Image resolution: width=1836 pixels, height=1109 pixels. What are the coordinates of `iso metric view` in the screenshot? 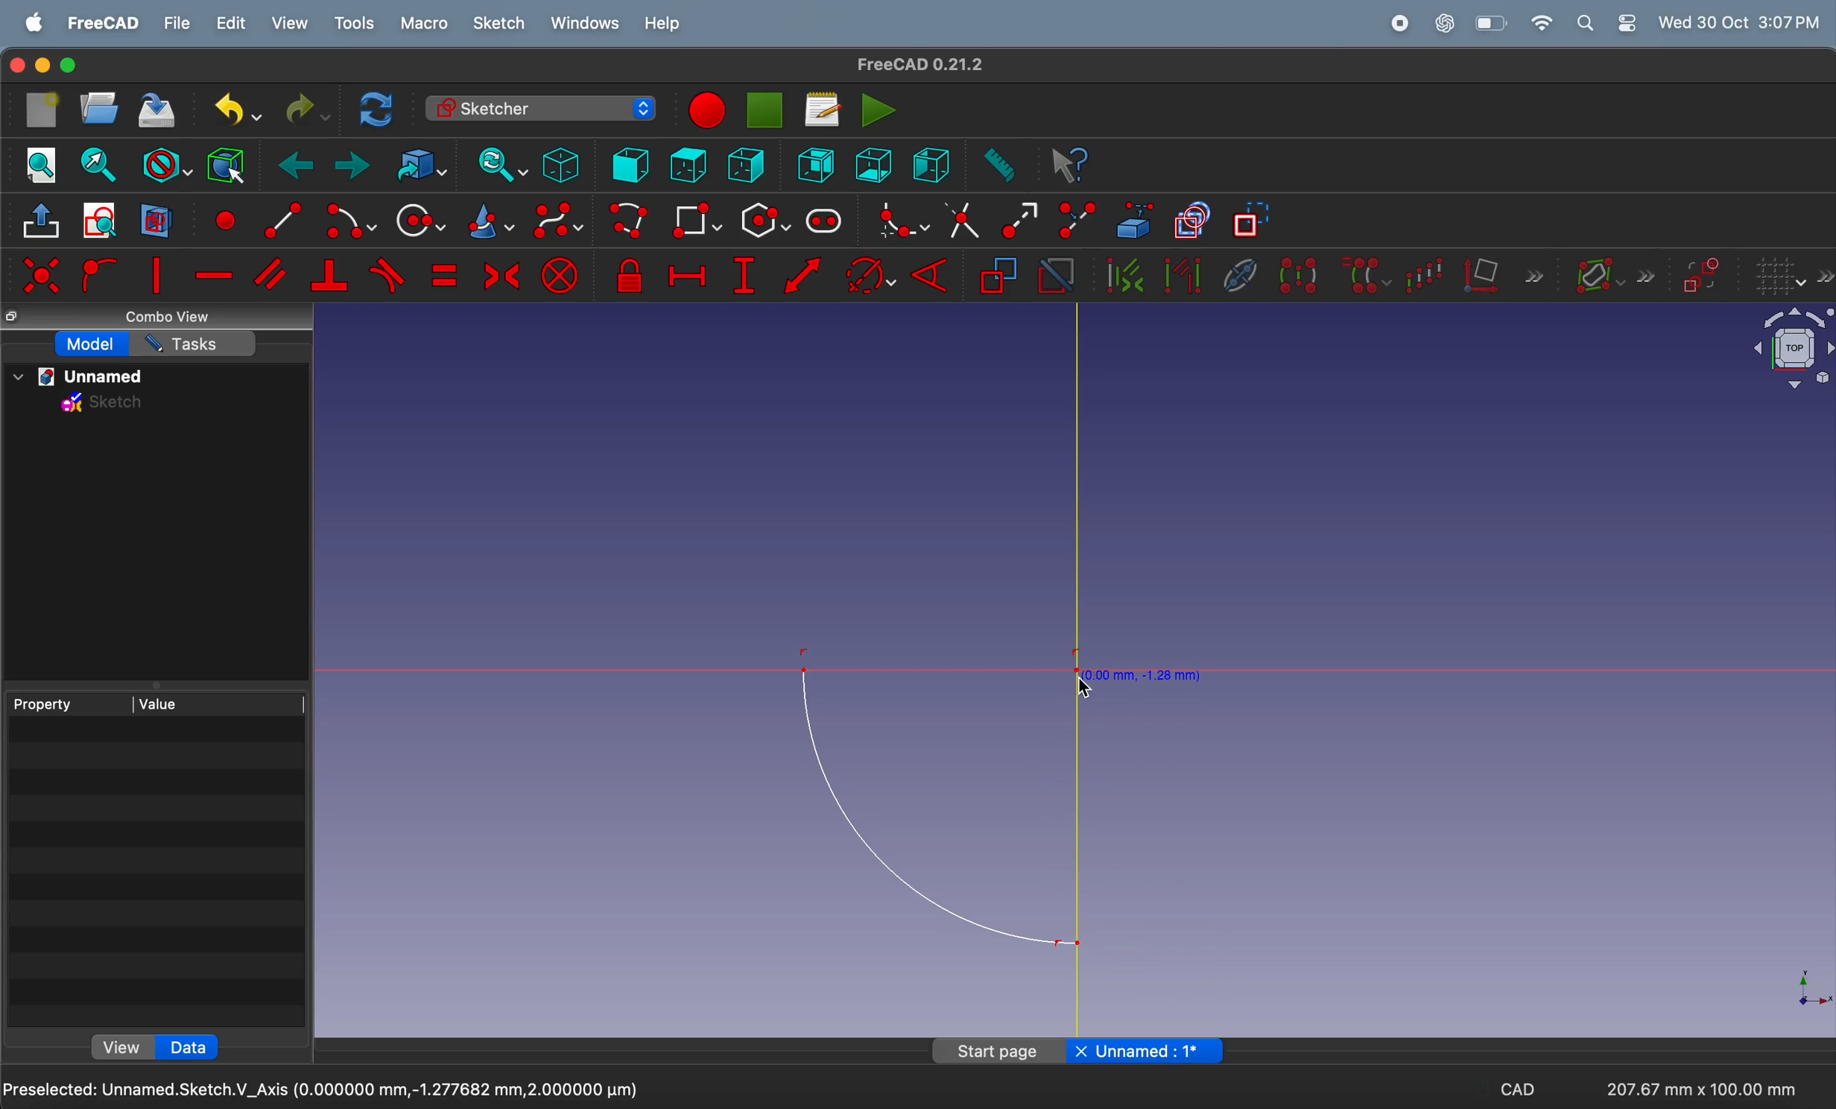 It's located at (560, 165).